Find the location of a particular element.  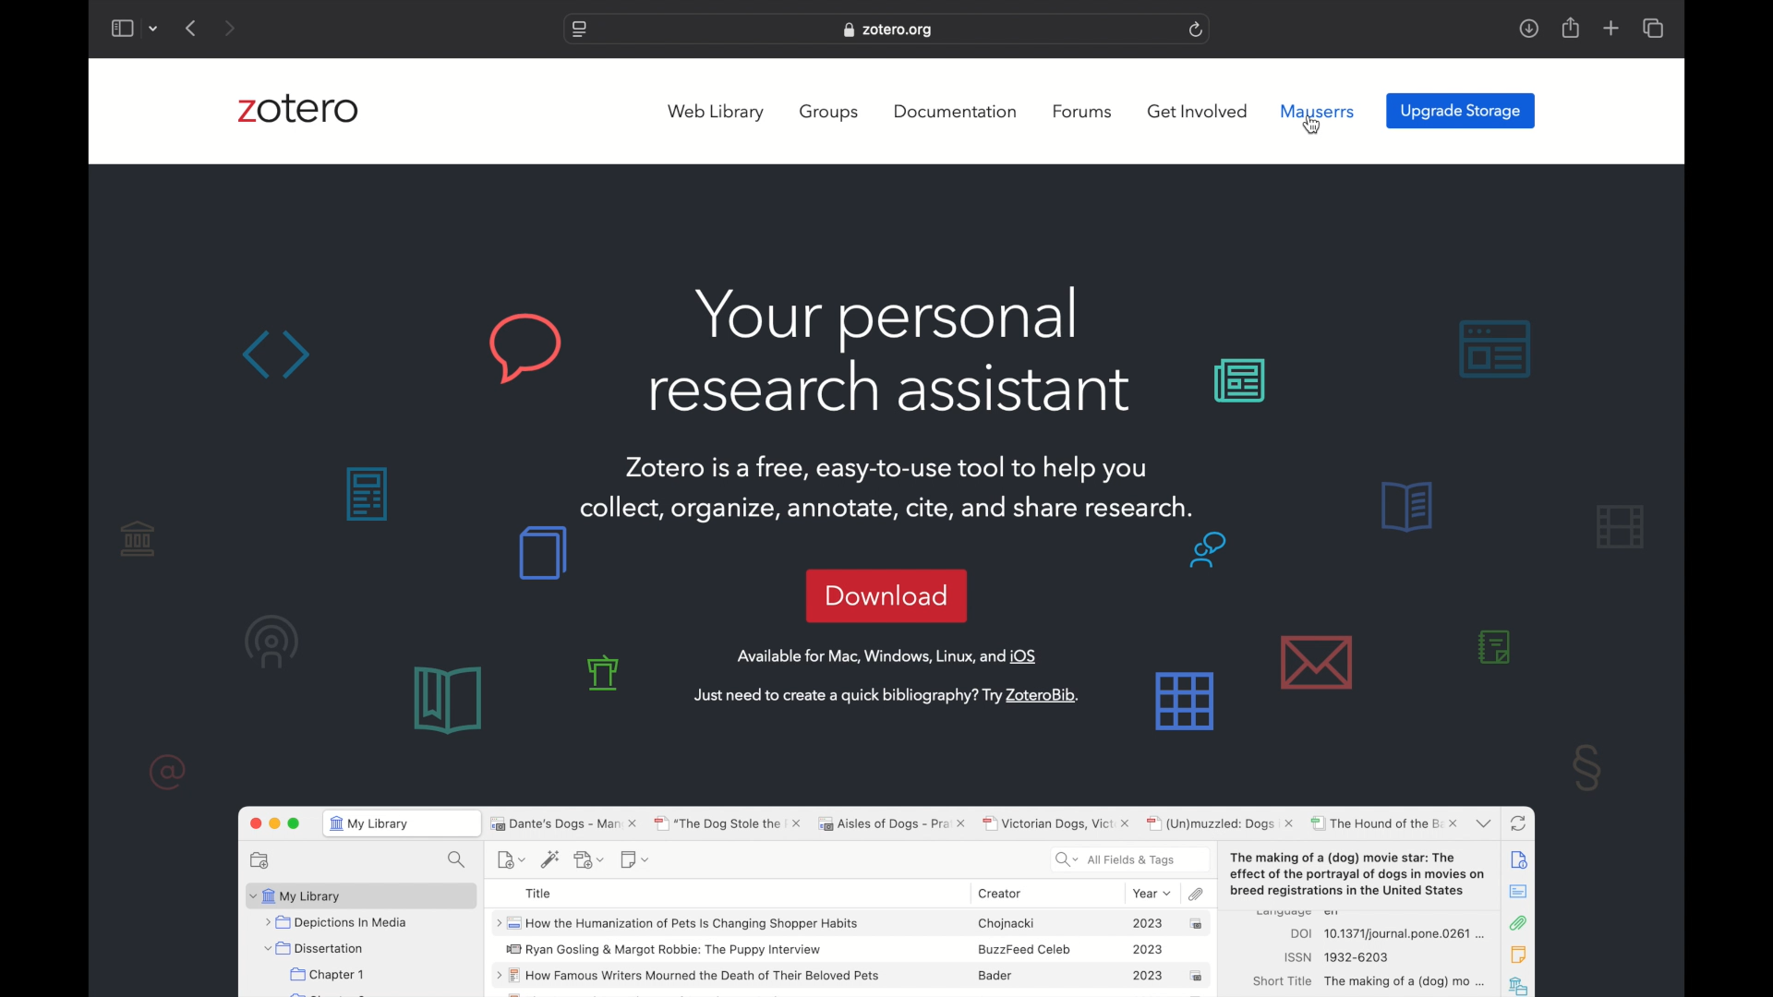

backgorund graphics is located at coordinates (1191, 638).